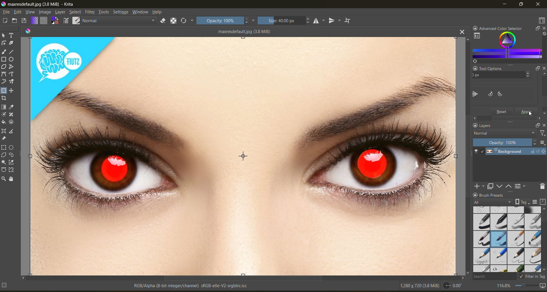 This screenshot has height=292, width=547. I want to click on size , so click(285, 20).